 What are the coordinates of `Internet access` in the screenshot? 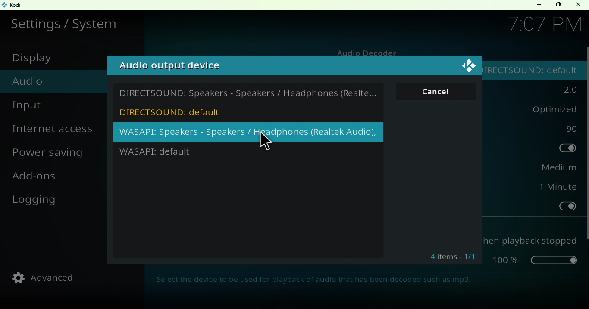 It's located at (51, 130).